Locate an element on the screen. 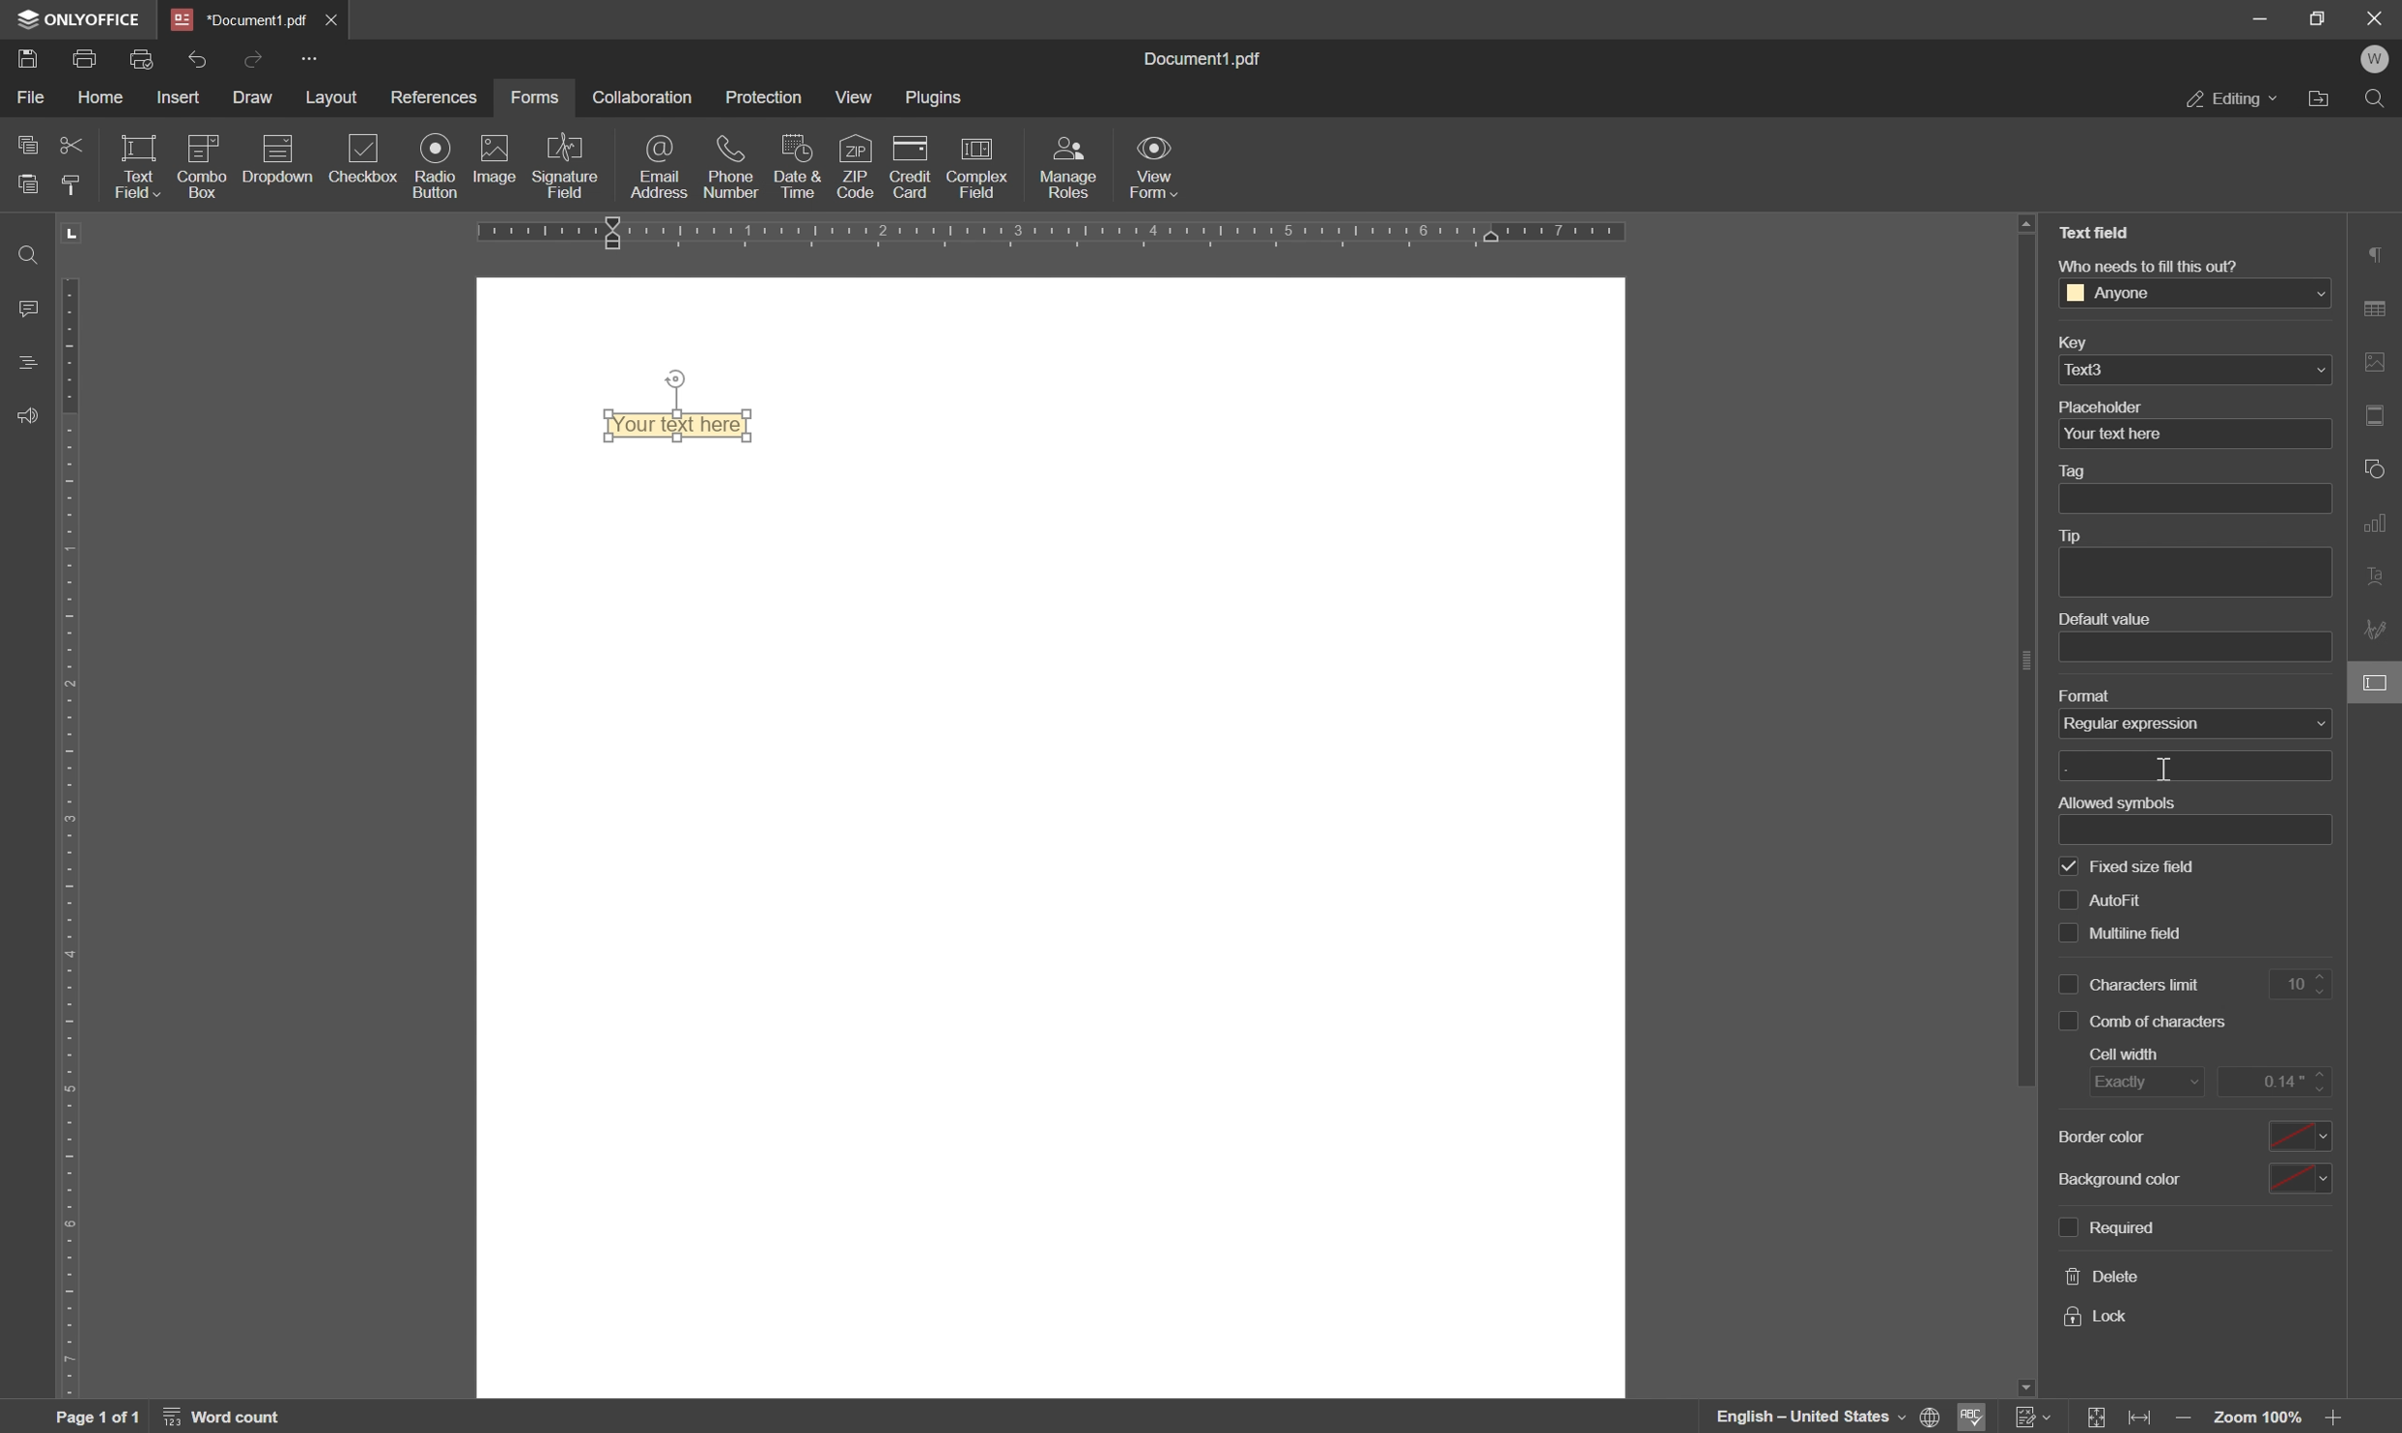 This screenshot has width=2402, height=1433. scroll up is located at coordinates (2027, 223).